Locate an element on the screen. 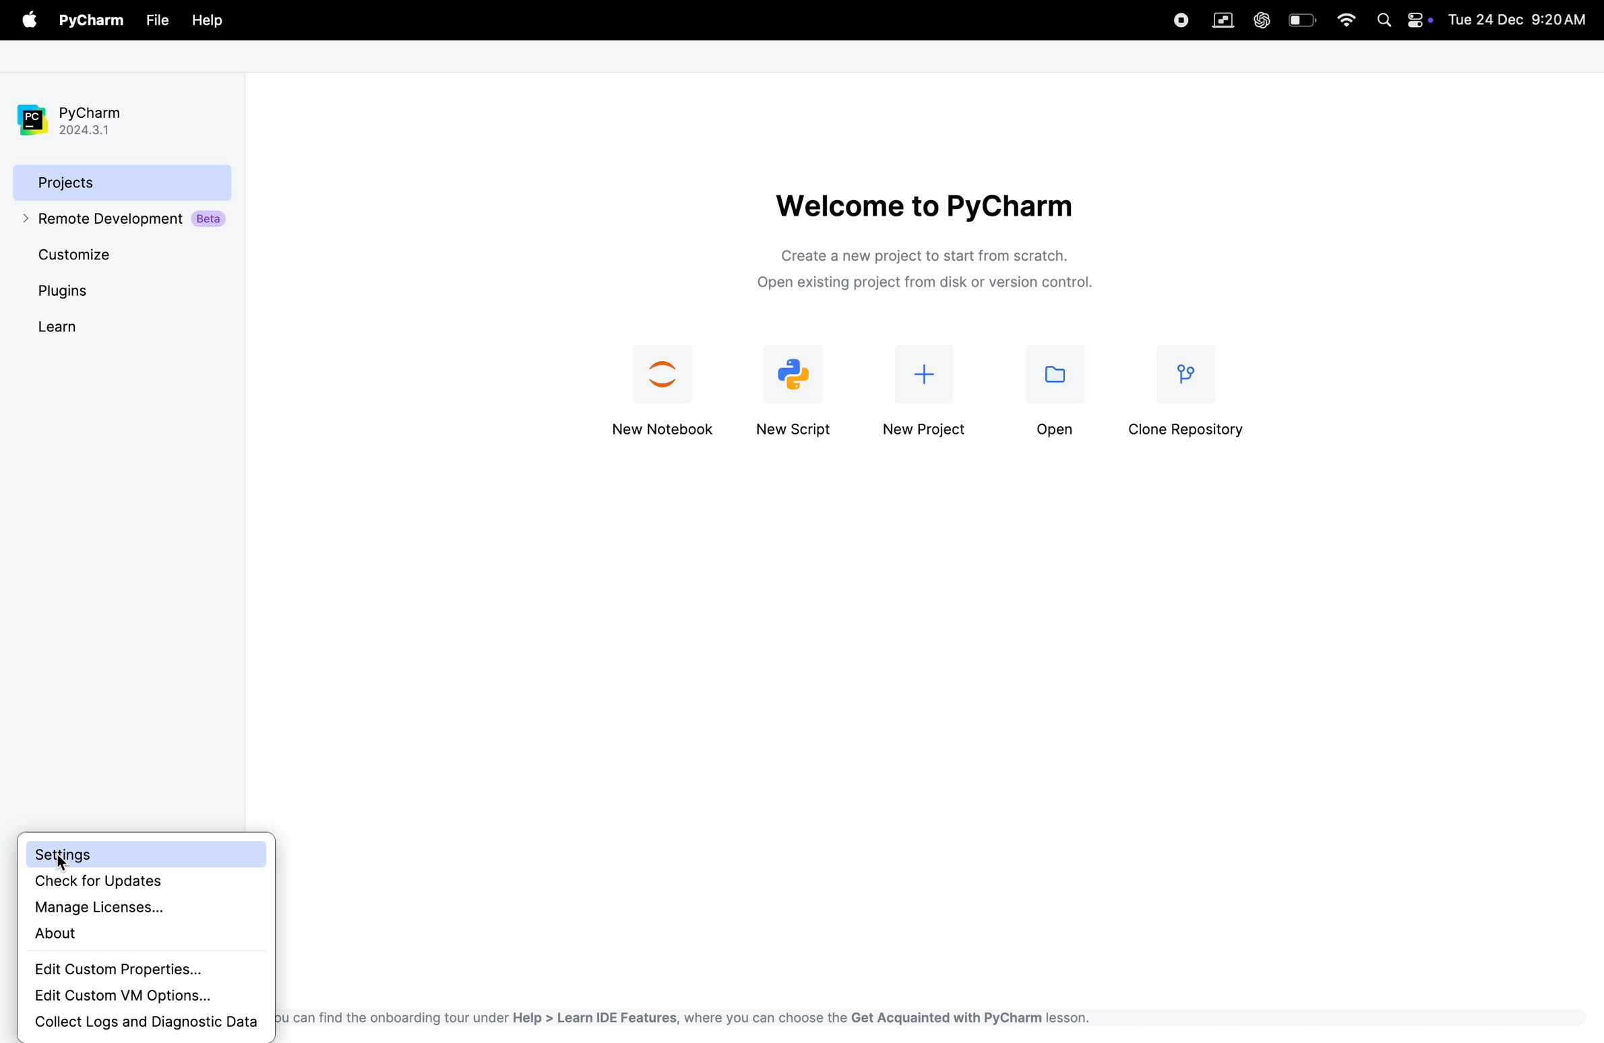 The width and height of the screenshot is (1604, 1043). cursor is located at coordinates (61, 862).